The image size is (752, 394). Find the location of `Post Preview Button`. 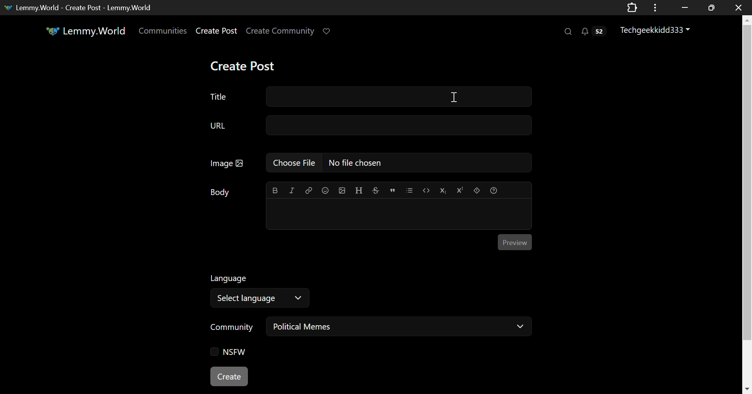

Post Preview Button is located at coordinates (515, 242).